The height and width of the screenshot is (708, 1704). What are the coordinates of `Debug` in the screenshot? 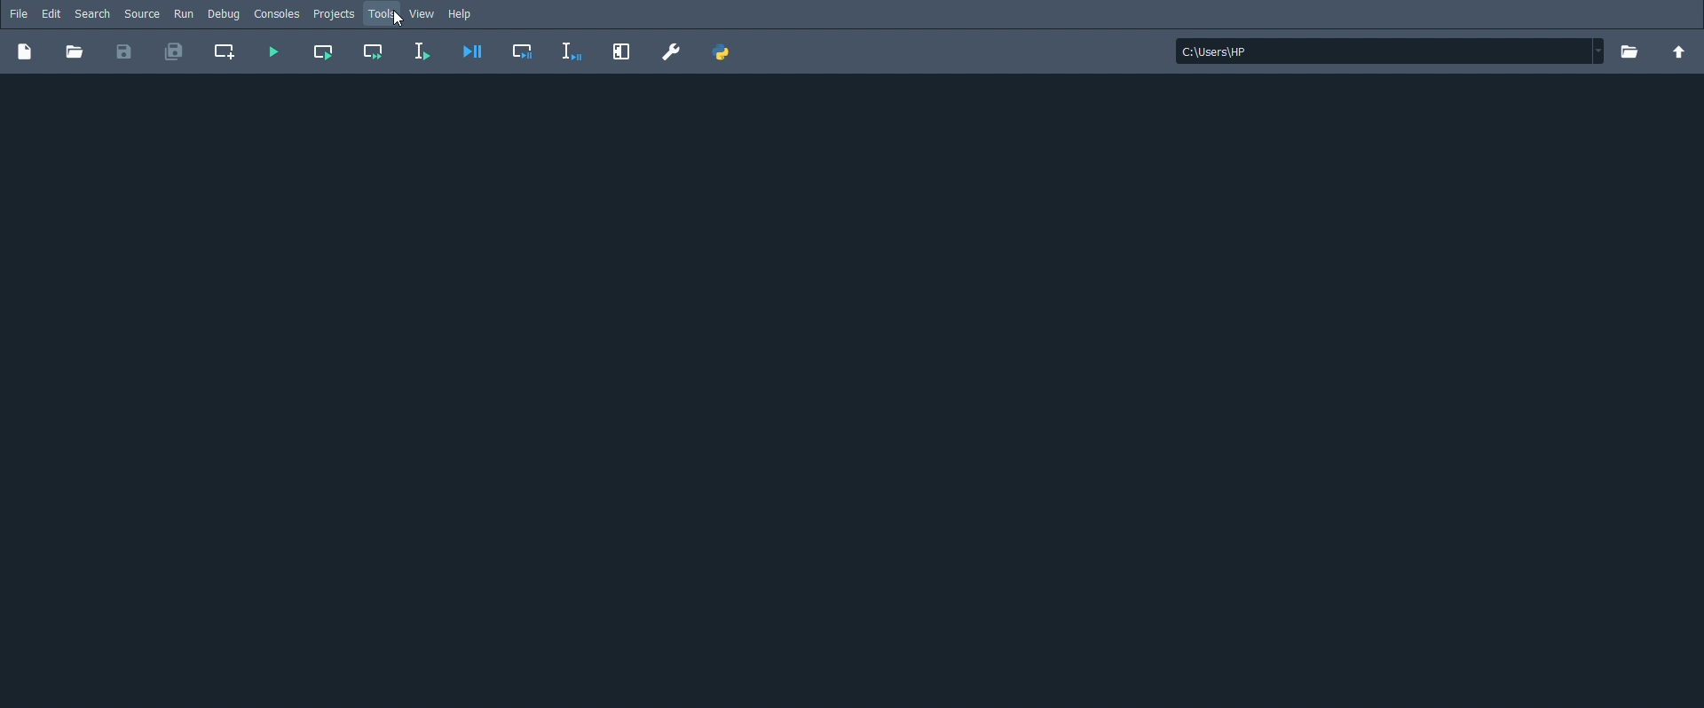 It's located at (225, 16).